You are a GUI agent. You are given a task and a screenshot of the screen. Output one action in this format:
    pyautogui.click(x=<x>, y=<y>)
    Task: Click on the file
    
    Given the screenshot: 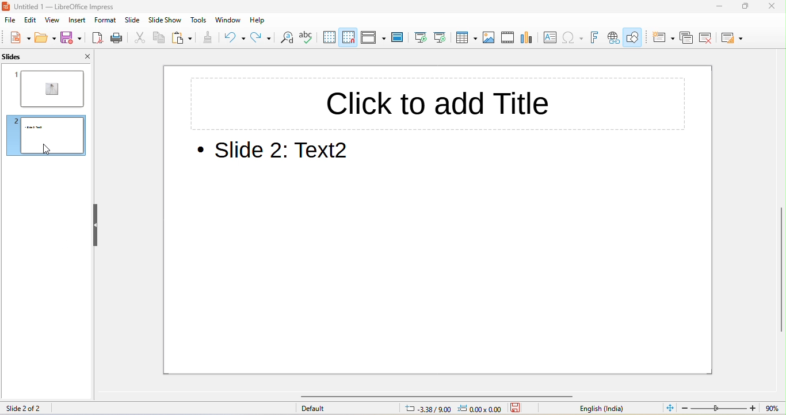 What is the action you would take?
    pyautogui.click(x=9, y=21)
    